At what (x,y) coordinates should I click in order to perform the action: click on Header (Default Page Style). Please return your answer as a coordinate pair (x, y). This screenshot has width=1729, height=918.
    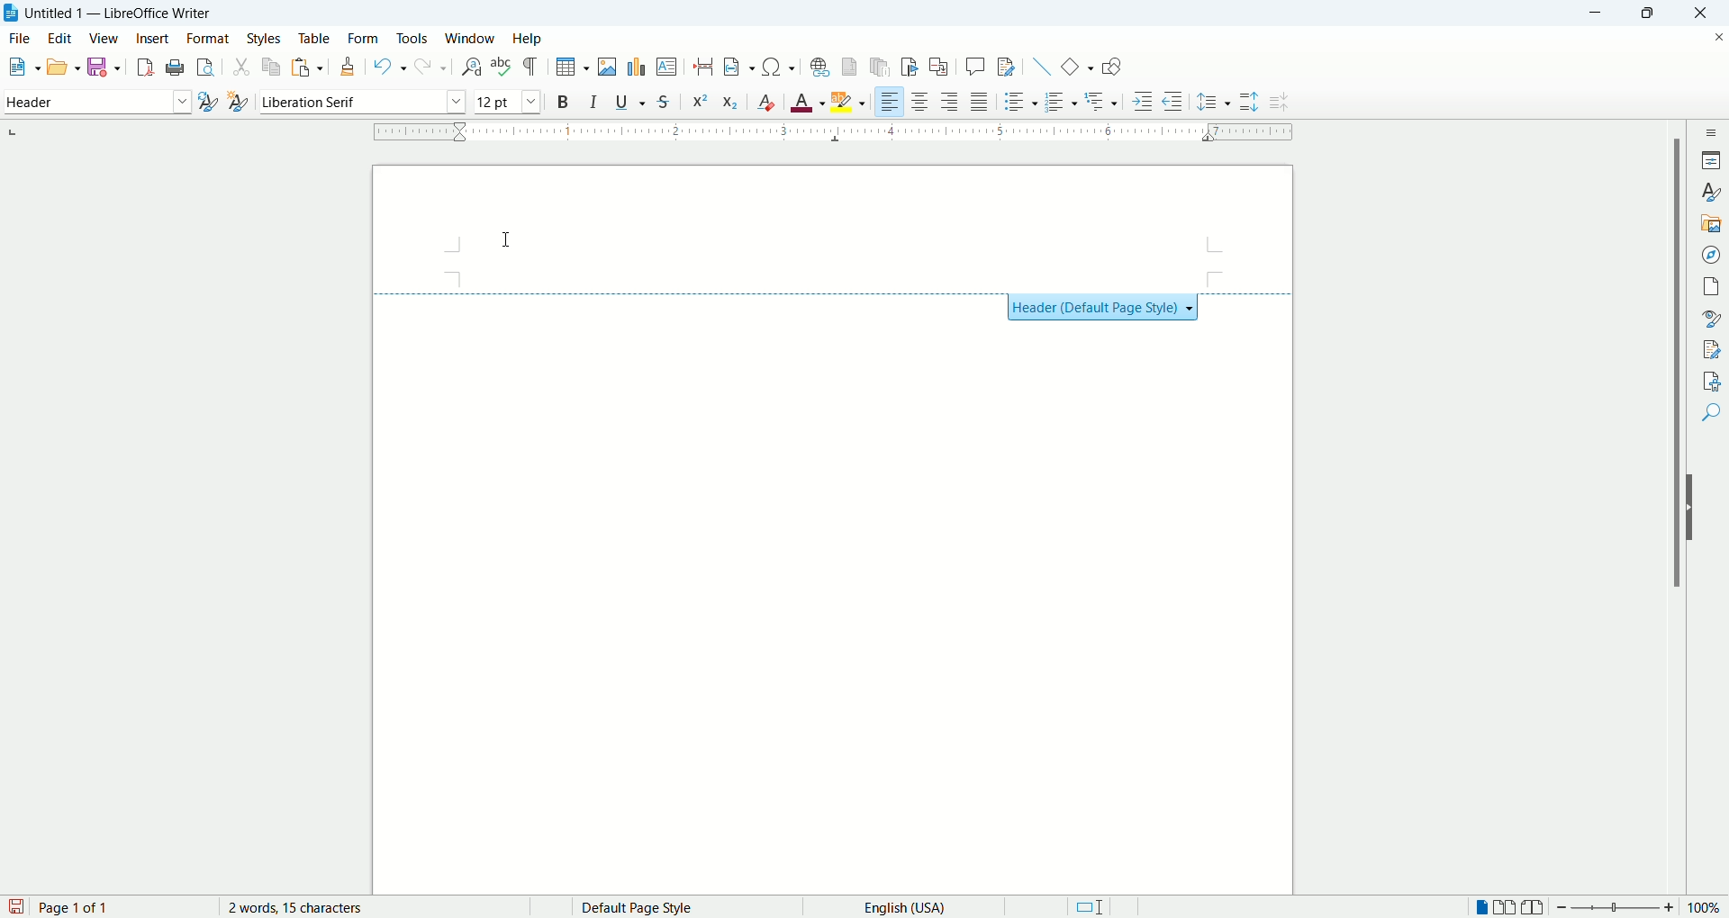
    Looking at the image, I should click on (1100, 310).